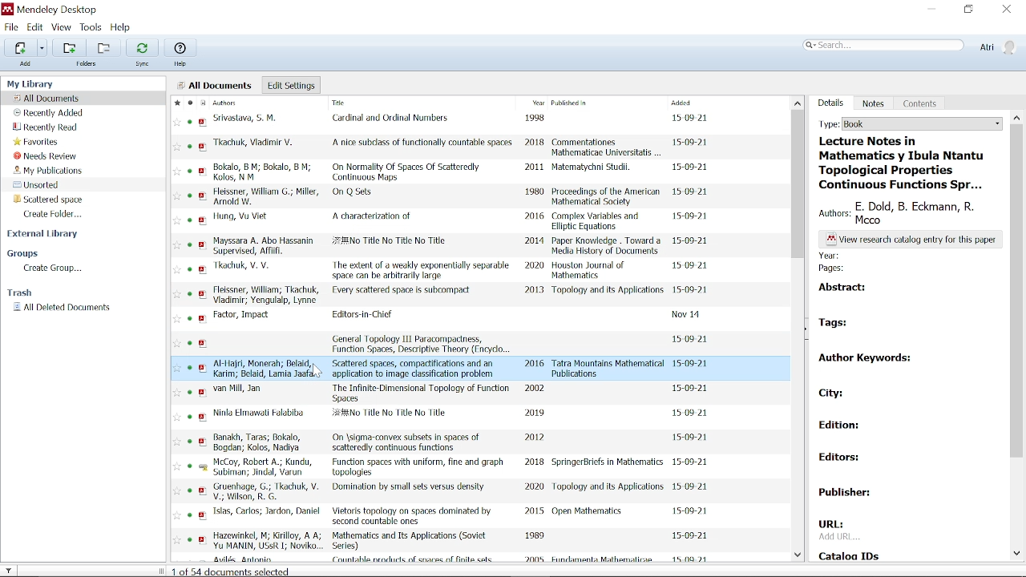 This screenshot has height=577, width=1026. I want to click on title, so click(394, 416).